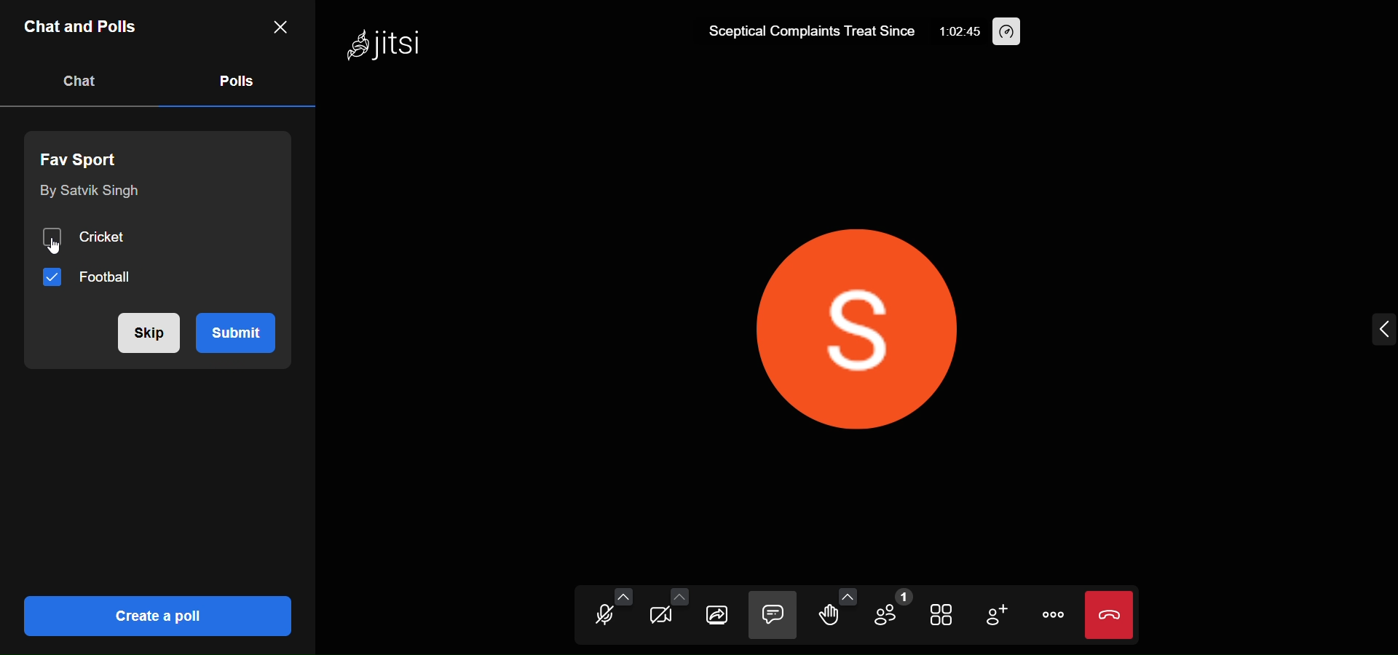 This screenshot has width=1398, height=655. Describe the element at coordinates (1008, 32) in the screenshot. I see `performance setting` at that location.